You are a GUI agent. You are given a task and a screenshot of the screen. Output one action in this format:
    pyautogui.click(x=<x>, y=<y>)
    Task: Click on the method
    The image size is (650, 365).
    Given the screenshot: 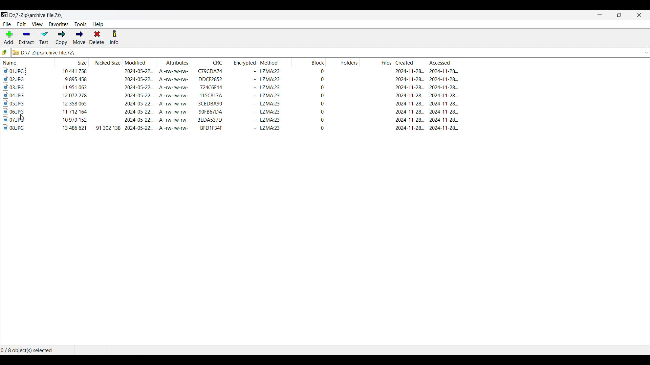 What is the action you would take?
    pyautogui.click(x=270, y=87)
    